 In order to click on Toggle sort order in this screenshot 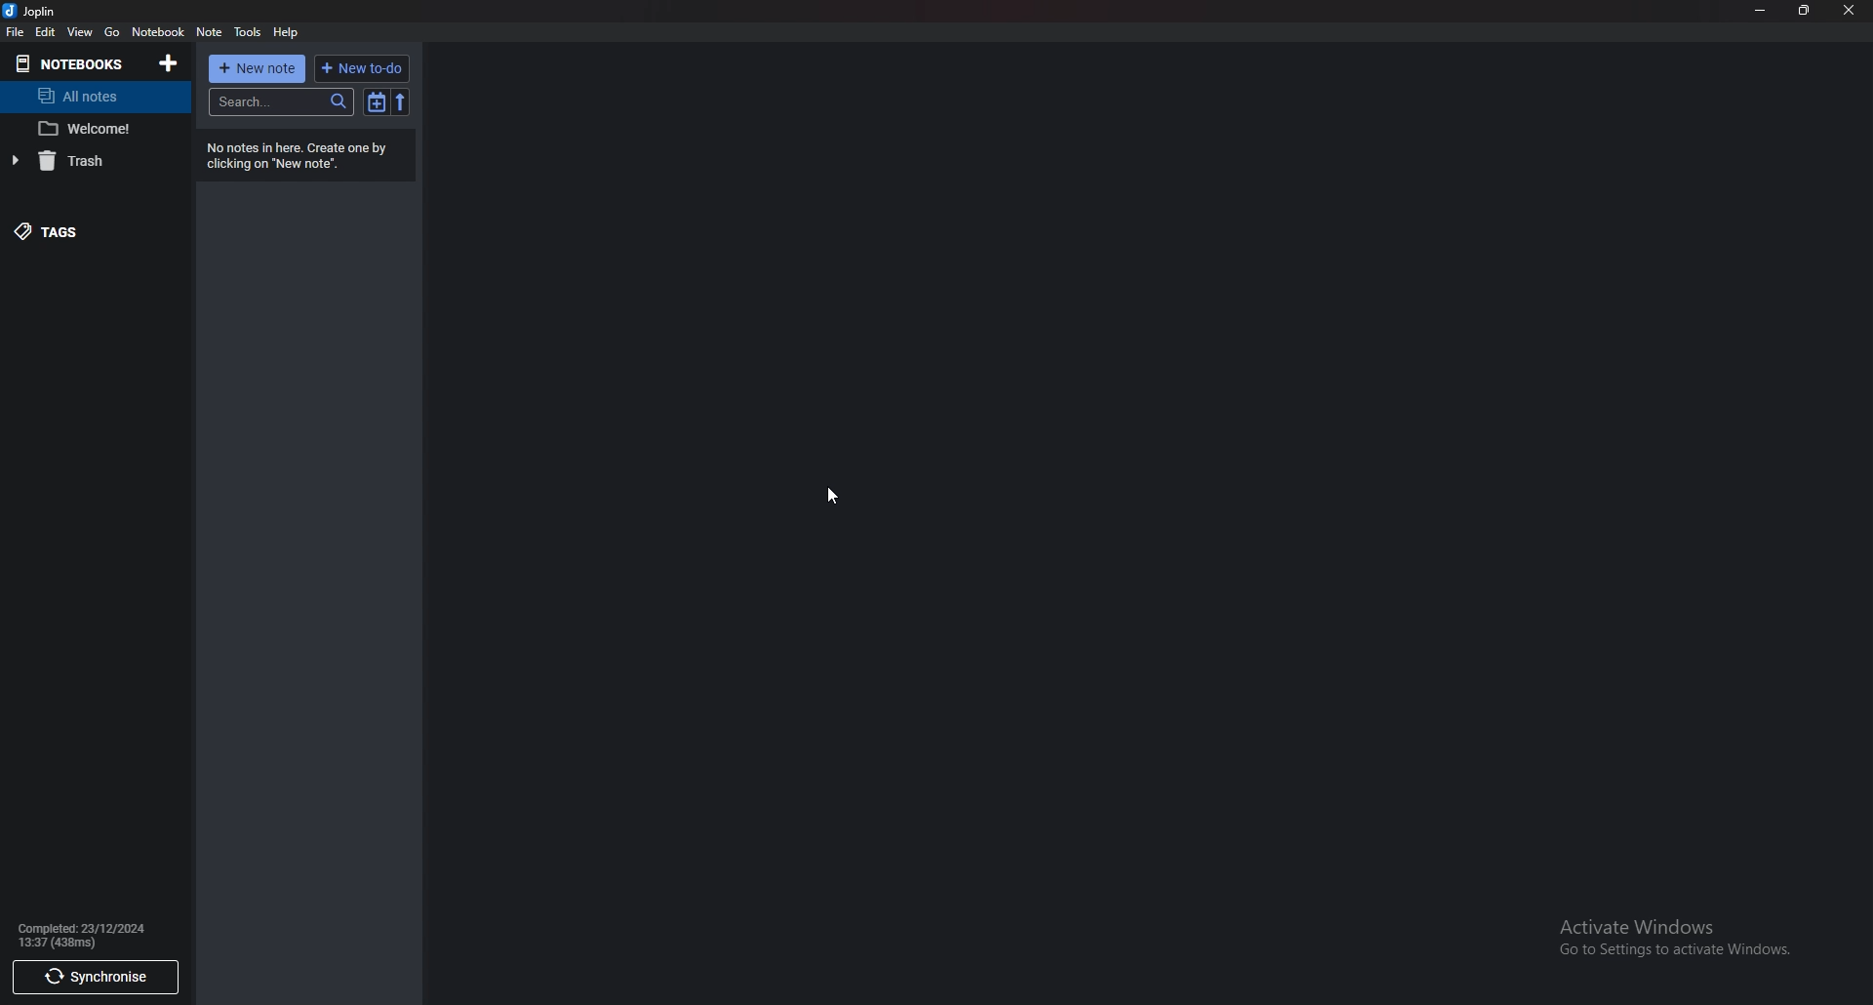, I will do `click(377, 102)`.